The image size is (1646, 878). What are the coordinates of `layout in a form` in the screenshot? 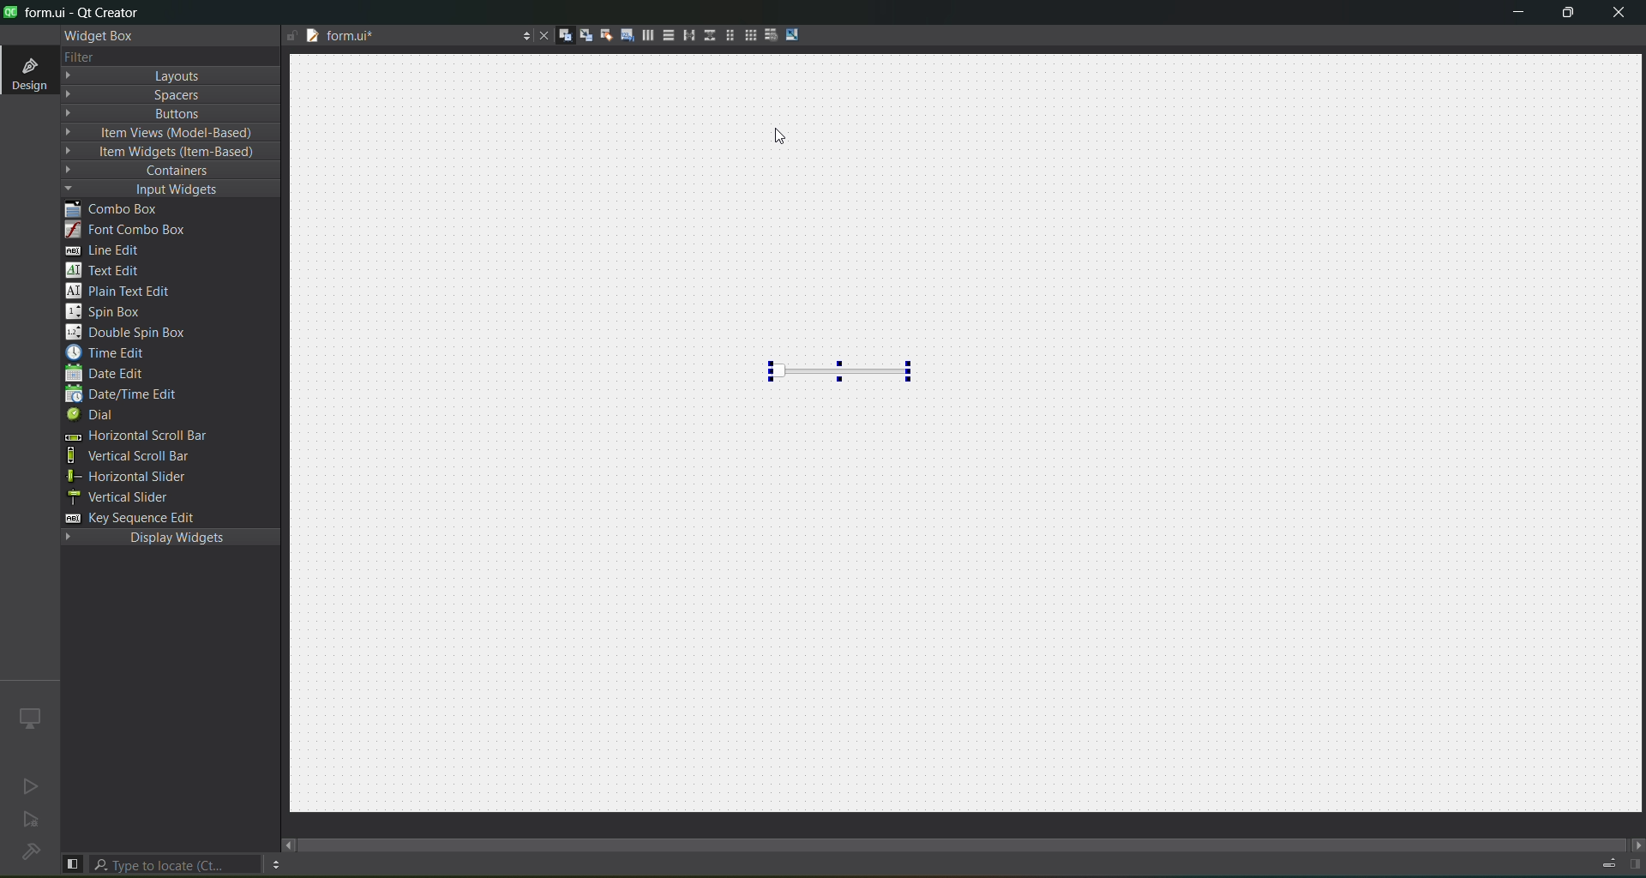 It's located at (731, 36).